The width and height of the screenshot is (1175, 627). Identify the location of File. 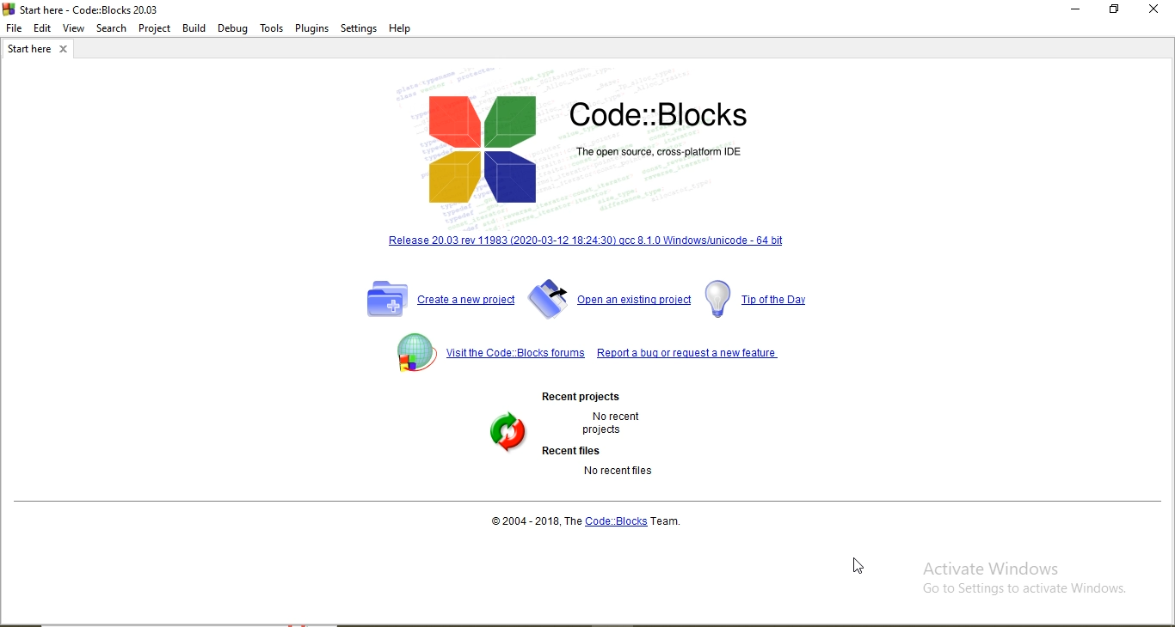
(13, 27).